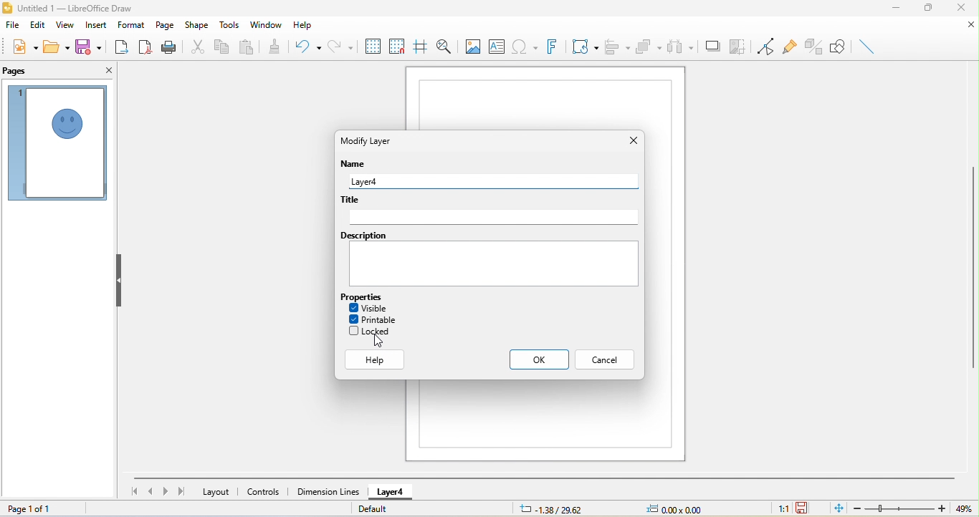 The height and width of the screenshot is (517, 979). Describe the element at coordinates (472, 46) in the screenshot. I see `image` at that location.